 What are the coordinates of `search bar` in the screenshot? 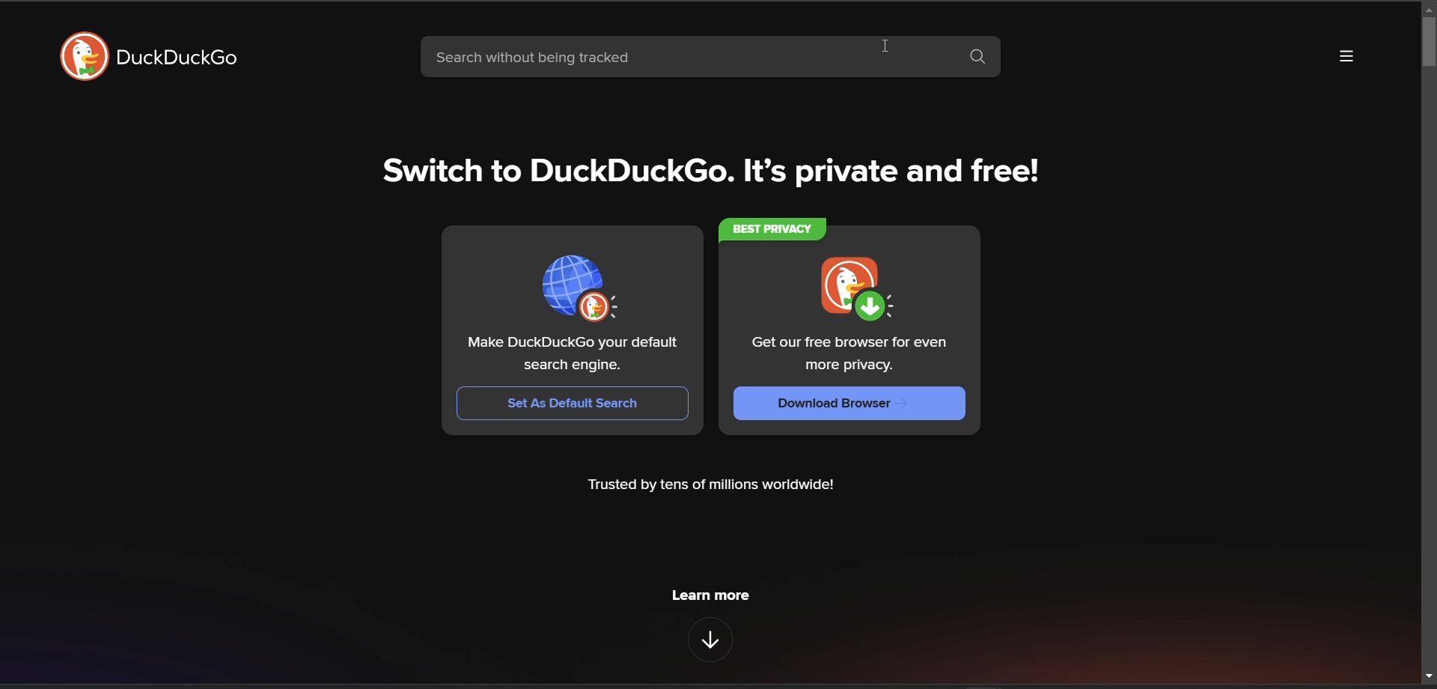 It's located at (688, 56).